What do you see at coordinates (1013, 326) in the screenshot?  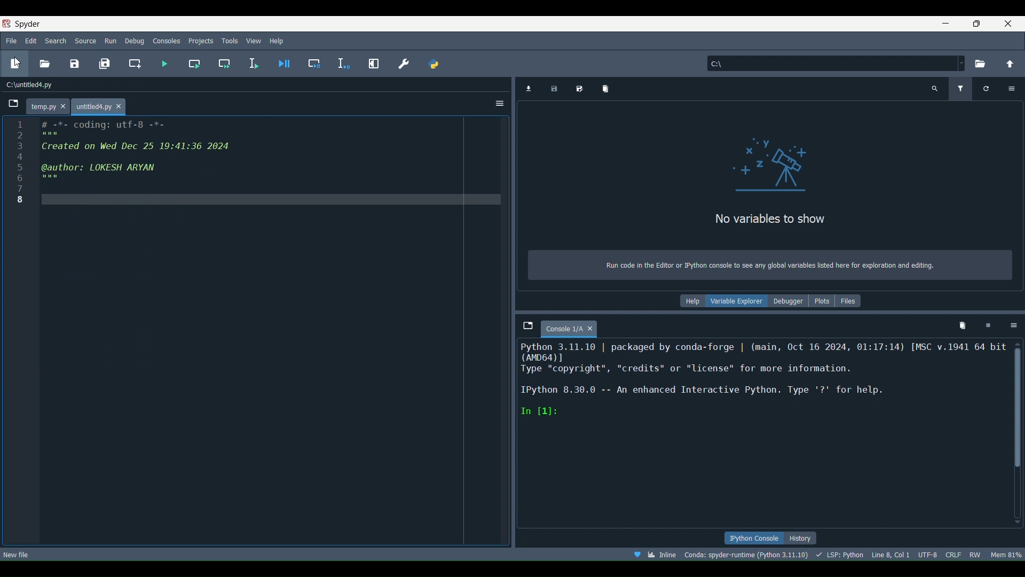 I see `Options` at bounding box center [1013, 326].